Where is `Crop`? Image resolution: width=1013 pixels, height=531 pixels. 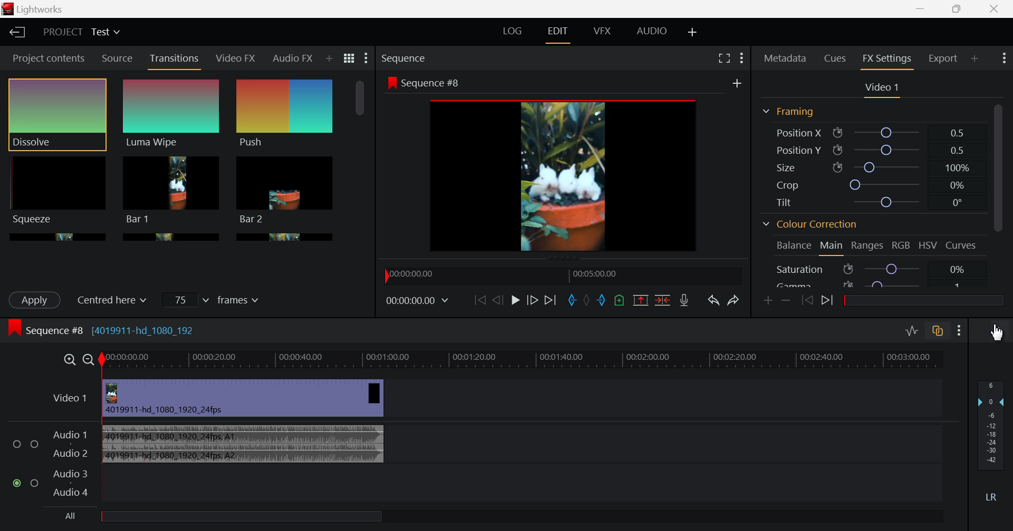
Crop is located at coordinates (873, 184).